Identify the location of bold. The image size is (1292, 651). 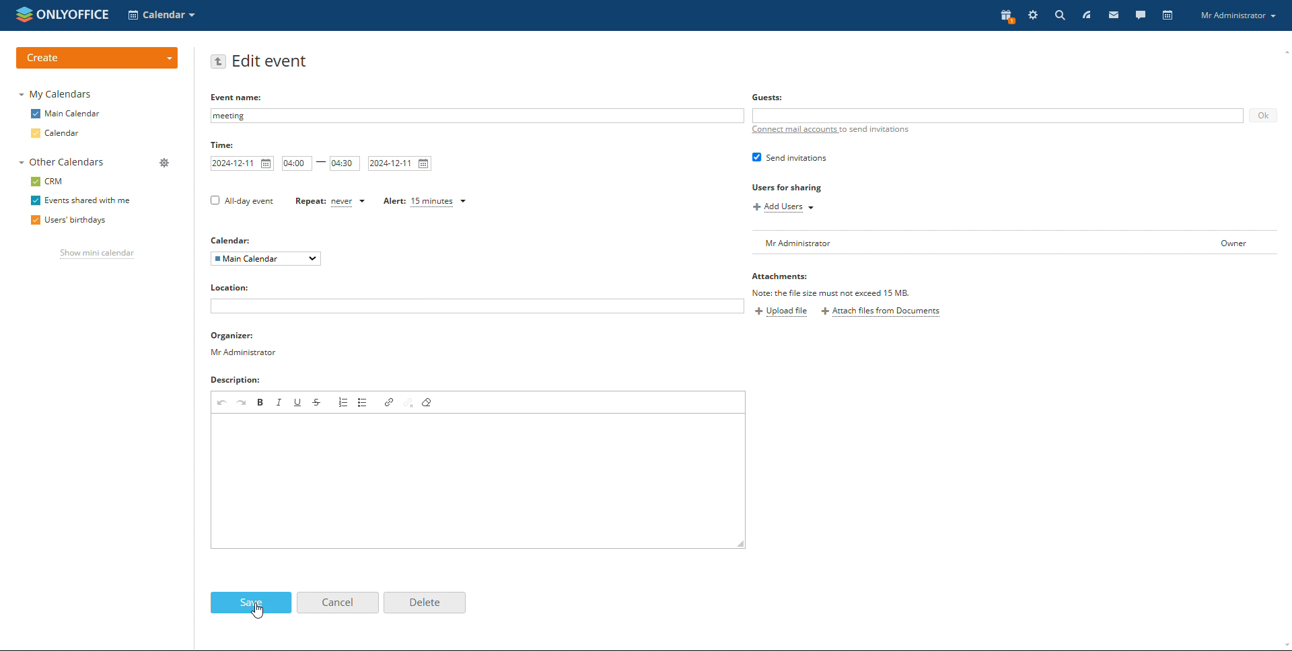
(261, 401).